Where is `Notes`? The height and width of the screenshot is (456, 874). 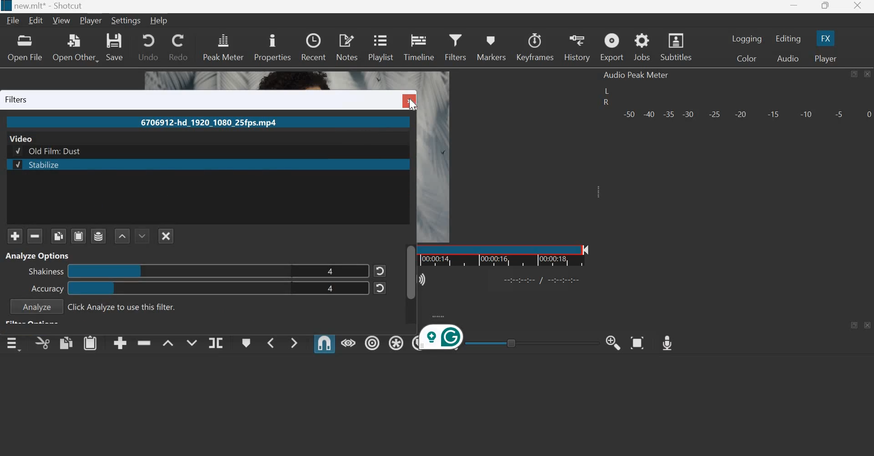
Notes is located at coordinates (347, 47).